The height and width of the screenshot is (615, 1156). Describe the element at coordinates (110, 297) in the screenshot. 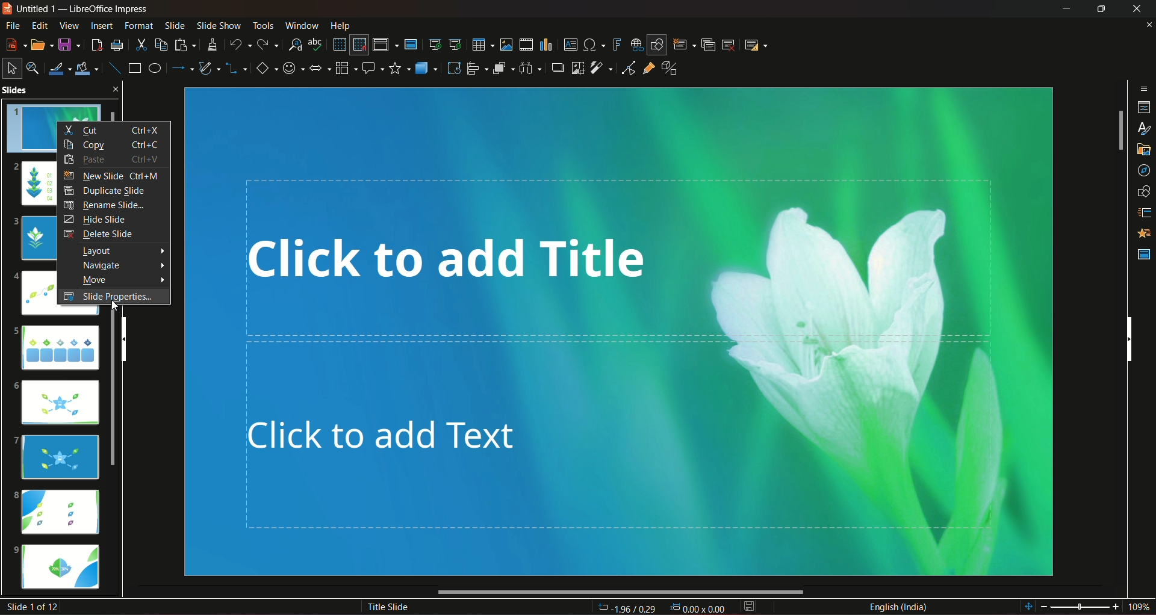

I see `slide properties` at that location.